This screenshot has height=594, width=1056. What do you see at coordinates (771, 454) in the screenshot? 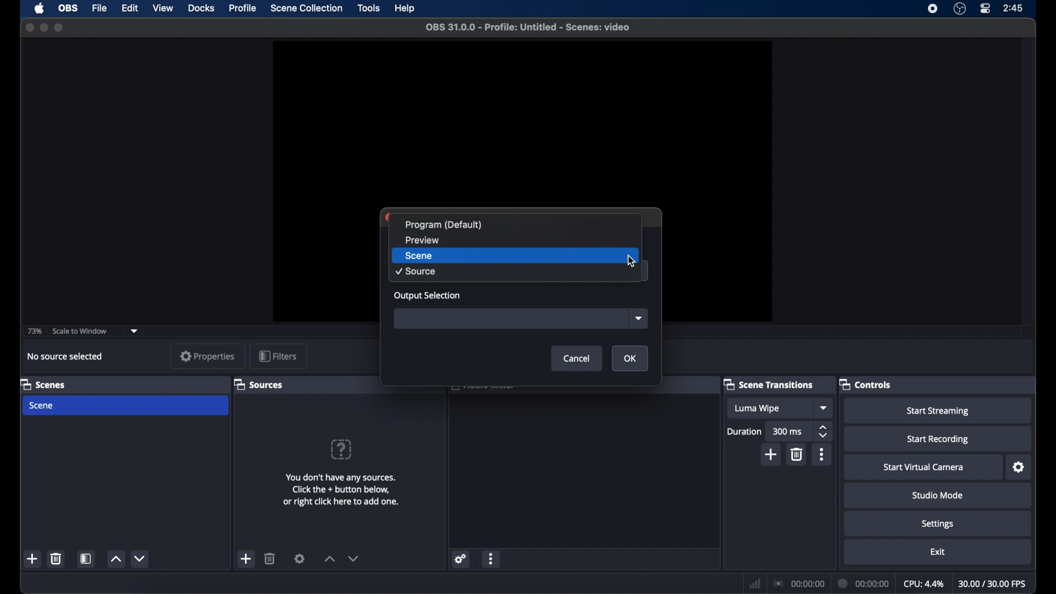
I see `add` at bounding box center [771, 454].